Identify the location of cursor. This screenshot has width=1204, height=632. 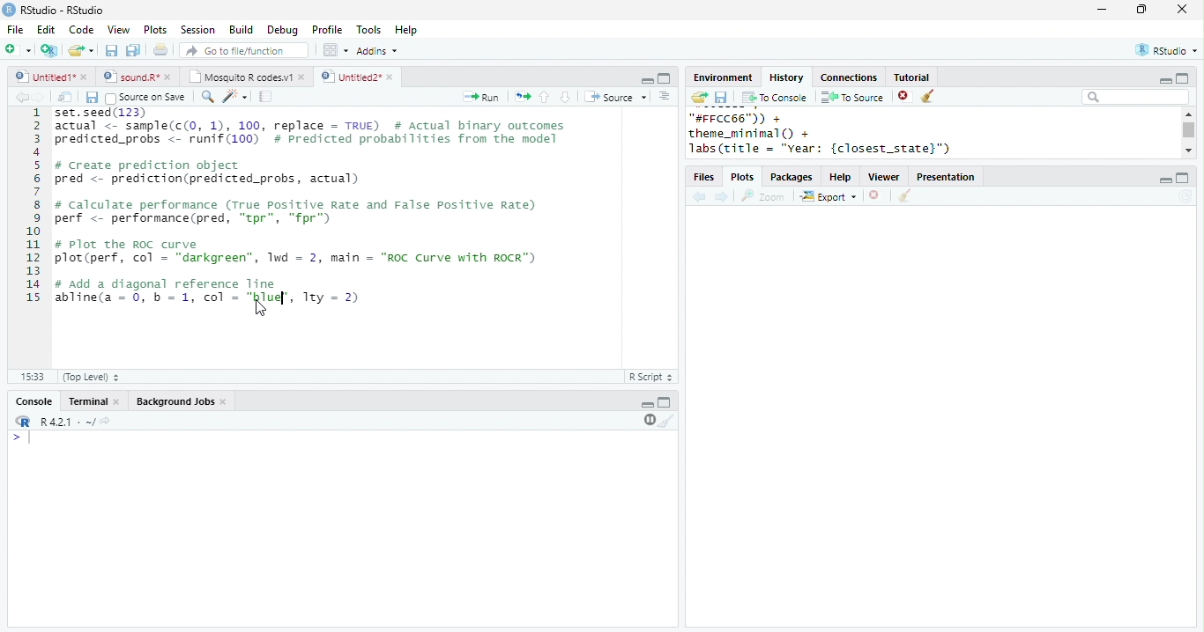
(260, 309).